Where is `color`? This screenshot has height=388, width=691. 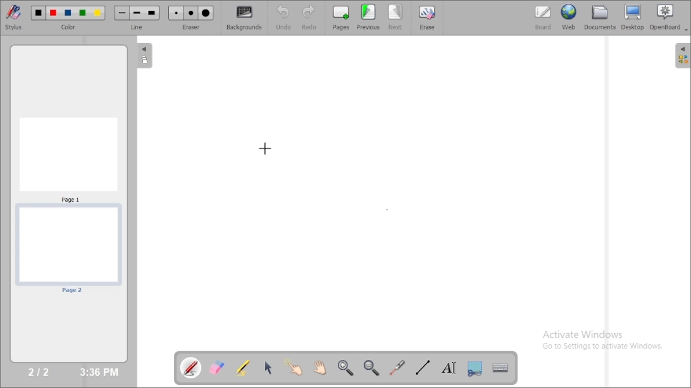 color is located at coordinates (70, 27).